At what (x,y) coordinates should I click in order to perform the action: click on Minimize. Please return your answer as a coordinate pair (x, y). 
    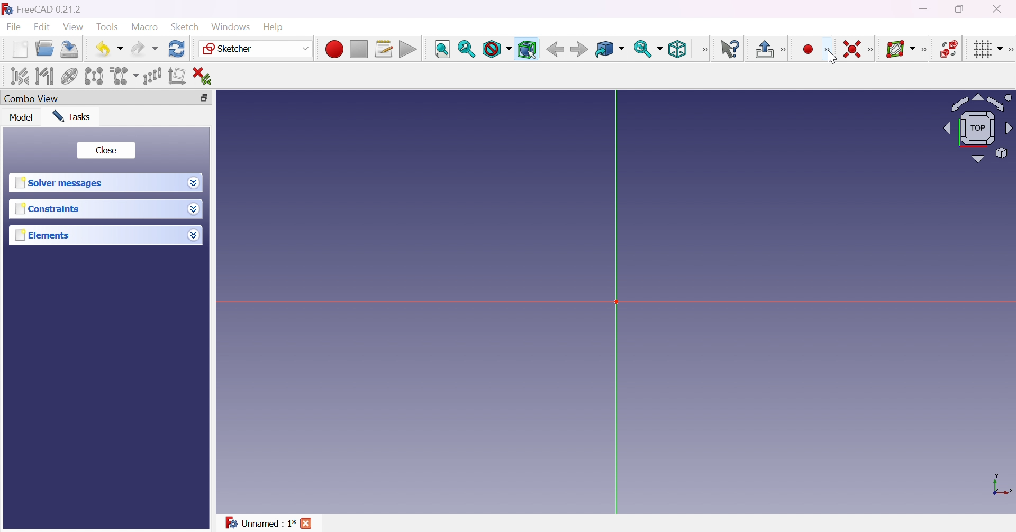
    Looking at the image, I should click on (924, 8).